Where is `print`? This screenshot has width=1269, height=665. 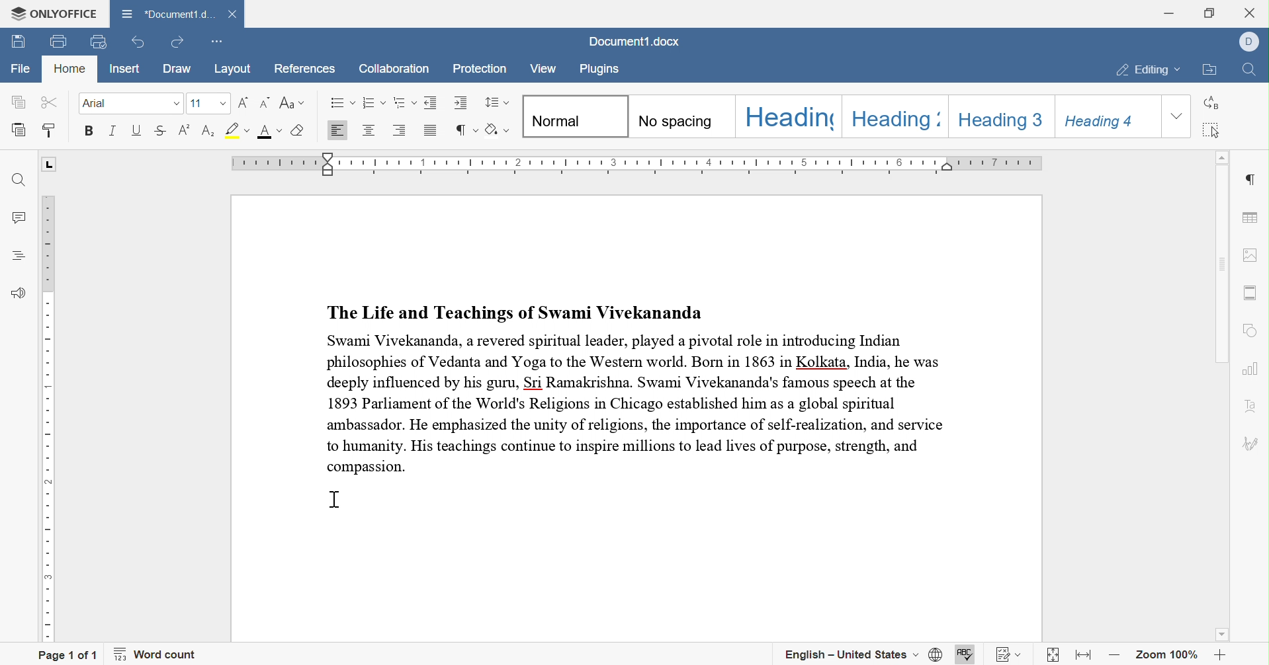 print is located at coordinates (59, 42).